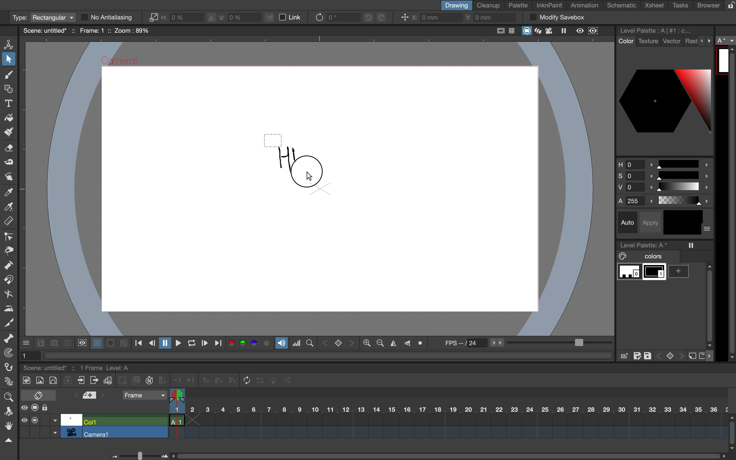 This screenshot has width=736, height=460. I want to click on new style, so click(691, 356).